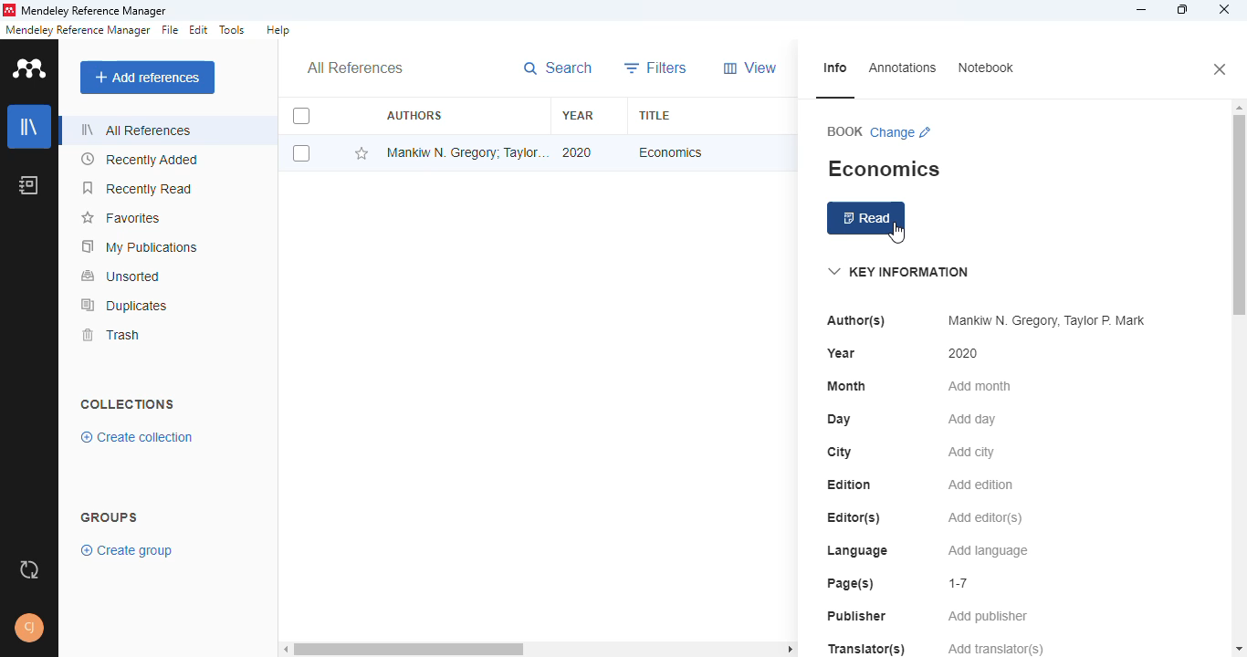 The image size is (1247, 657). Describe the element at coordinates (148, 78) in the screenshot. I see `add references` at that location.